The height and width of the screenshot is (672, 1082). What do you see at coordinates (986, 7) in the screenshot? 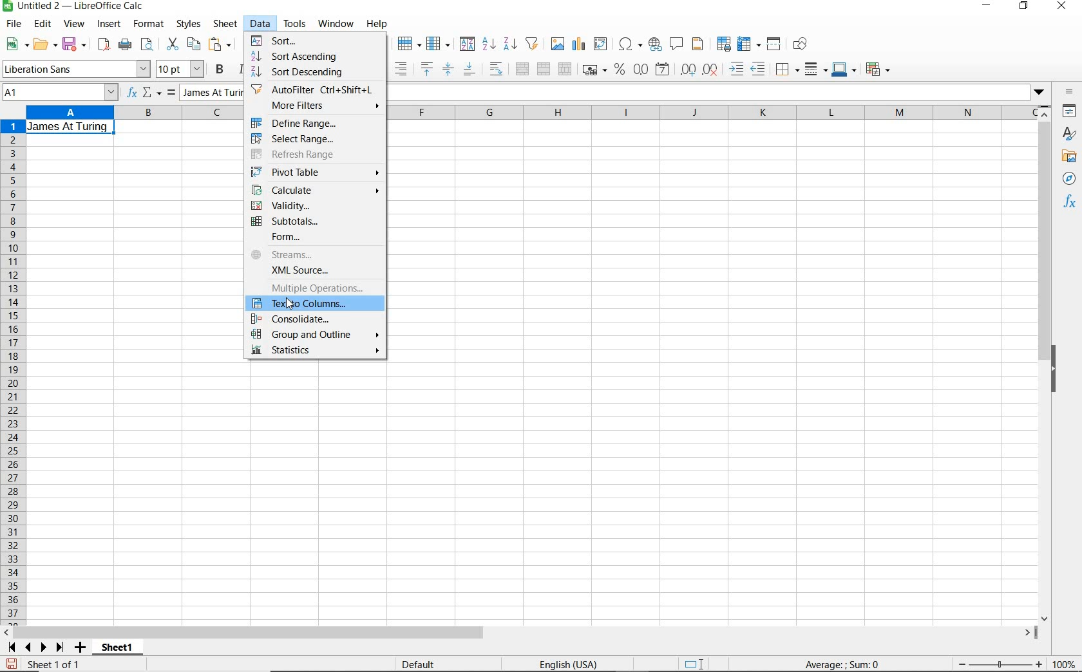
I see `minimize` at bounding box center [986, 7].